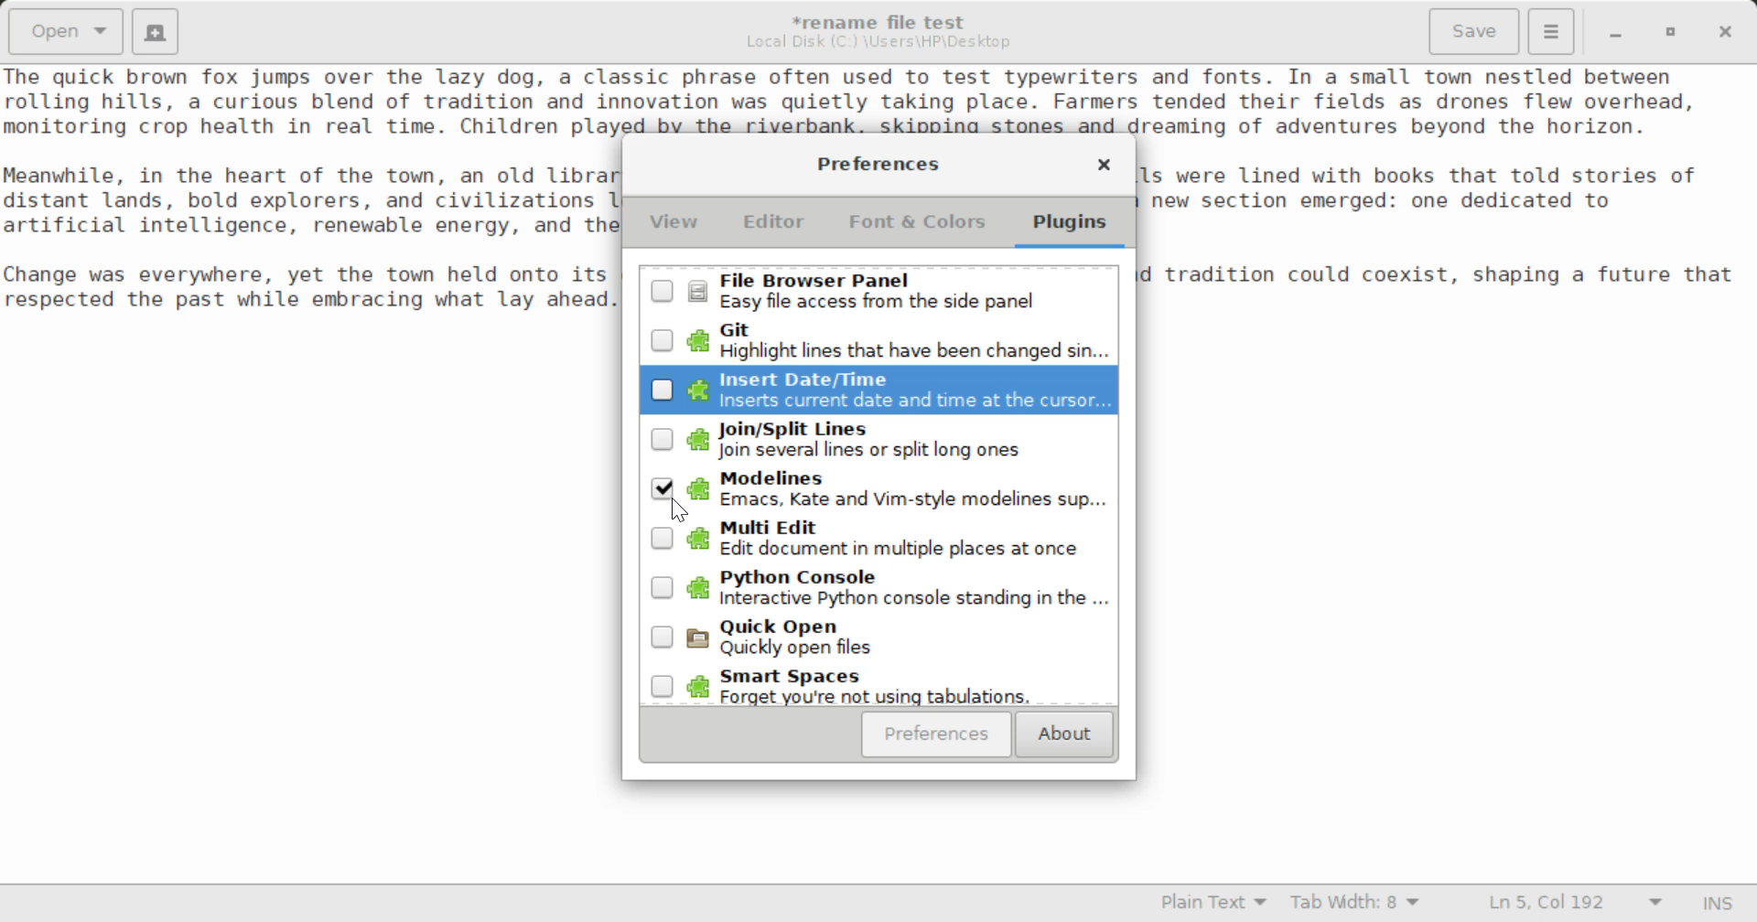 The image size is (1757, 922). What do you see at coordinates (1074, 229) in the screenshot?
I see `Plugins Tab Selected` at bounding box center [1074, 229].